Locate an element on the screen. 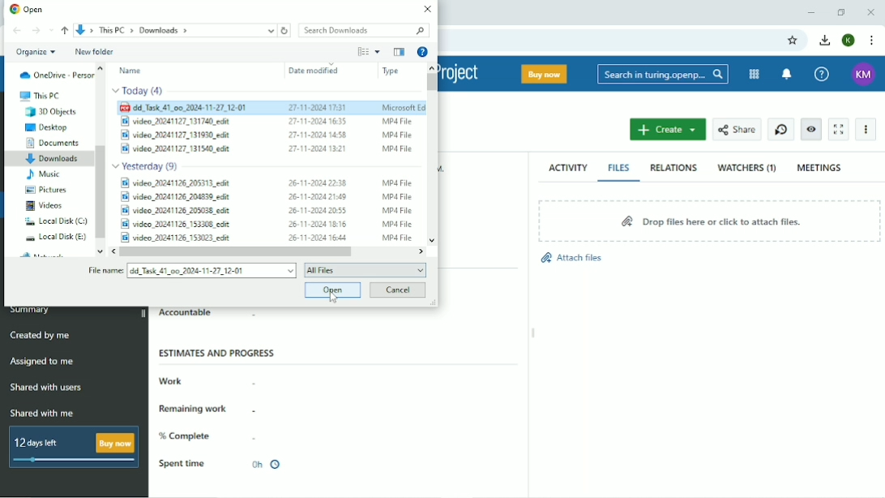  Refresh "Downloads" is located at coordinates (285, 30).